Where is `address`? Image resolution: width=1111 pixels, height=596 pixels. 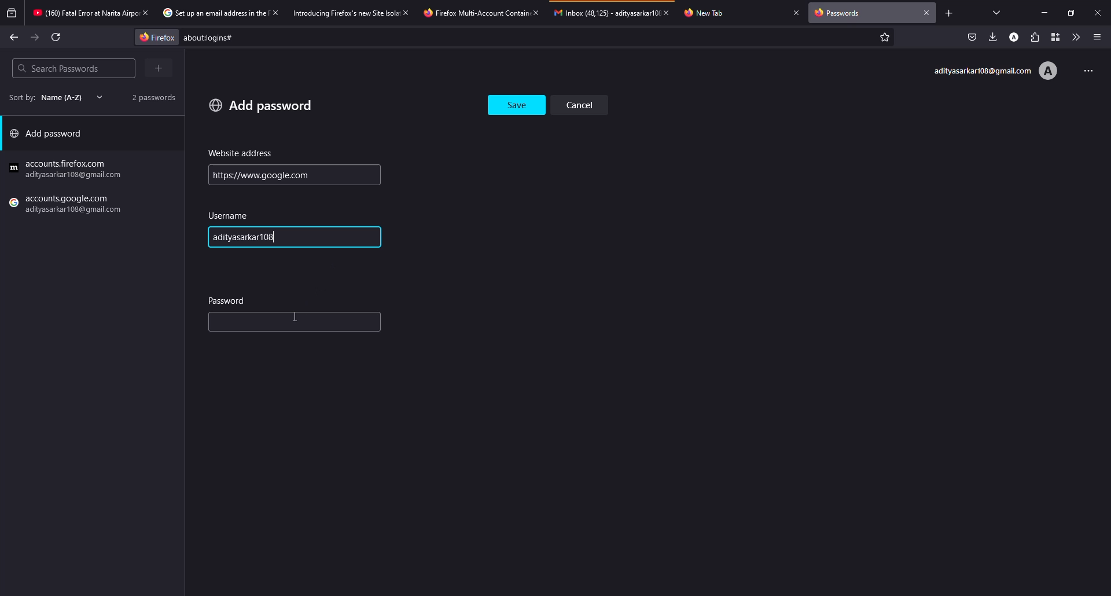
address is located at coordinates (241, 153).